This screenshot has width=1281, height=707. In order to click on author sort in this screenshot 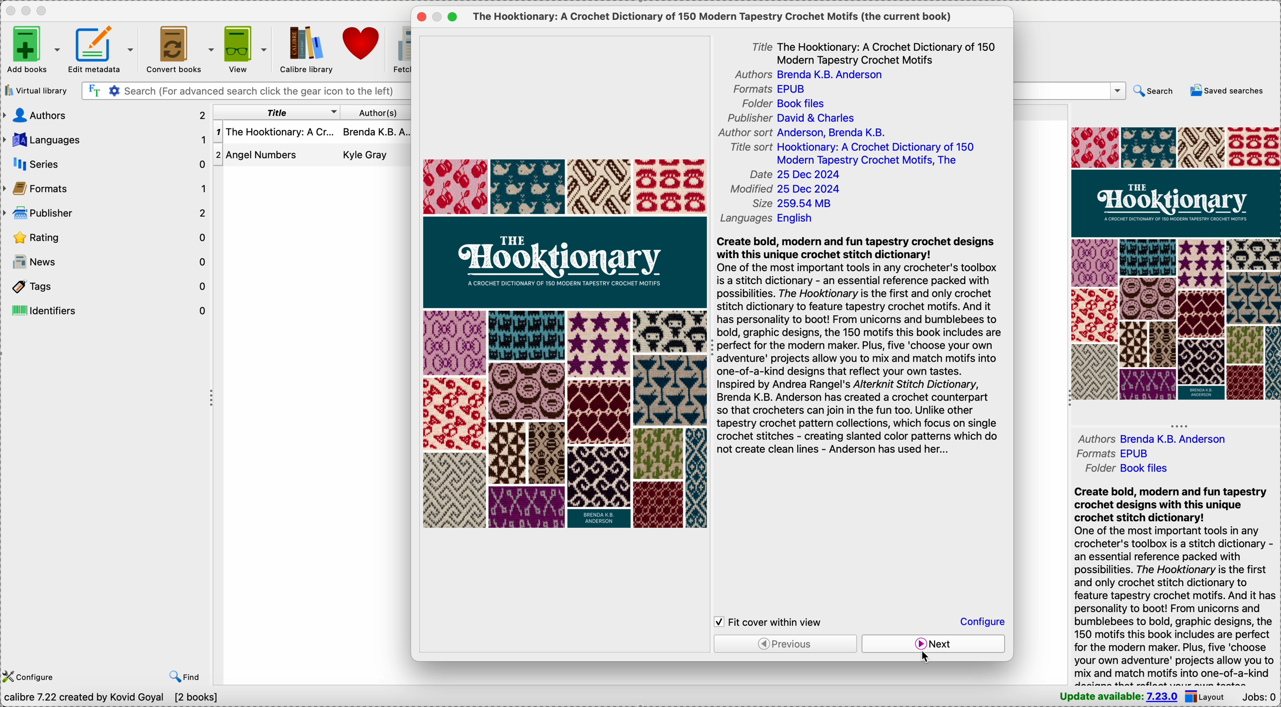, I will do `click(803, 134)`.